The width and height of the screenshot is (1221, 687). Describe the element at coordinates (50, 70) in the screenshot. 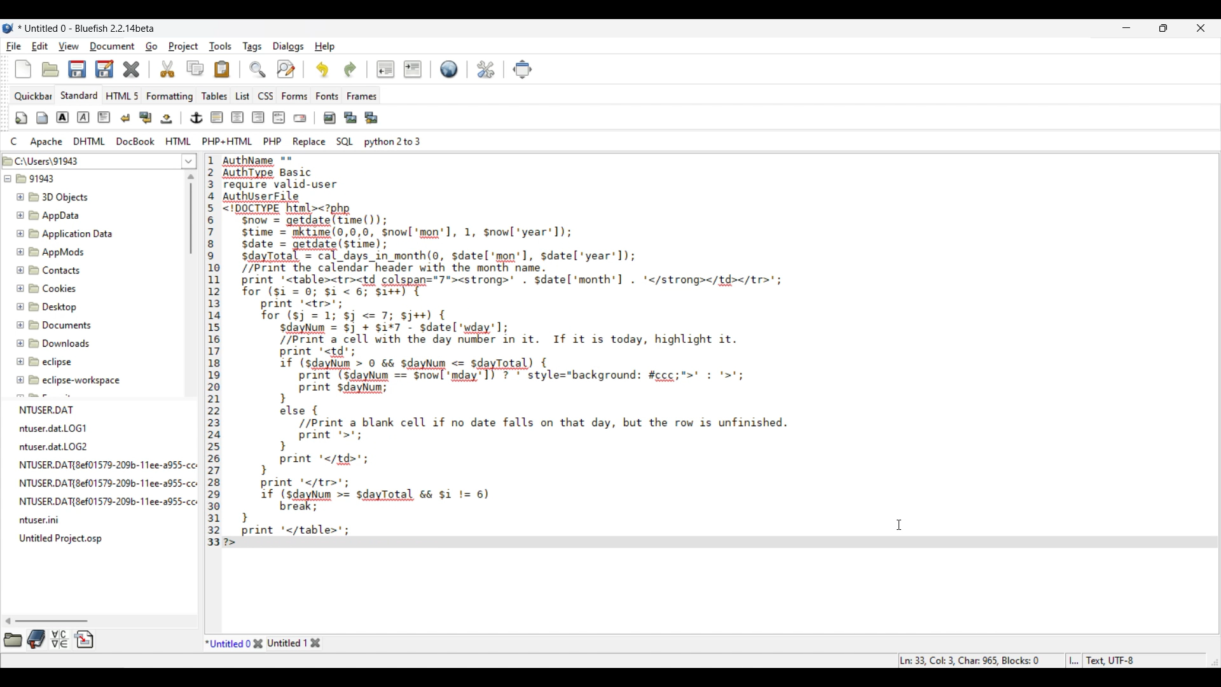

I see `Open` at that location.